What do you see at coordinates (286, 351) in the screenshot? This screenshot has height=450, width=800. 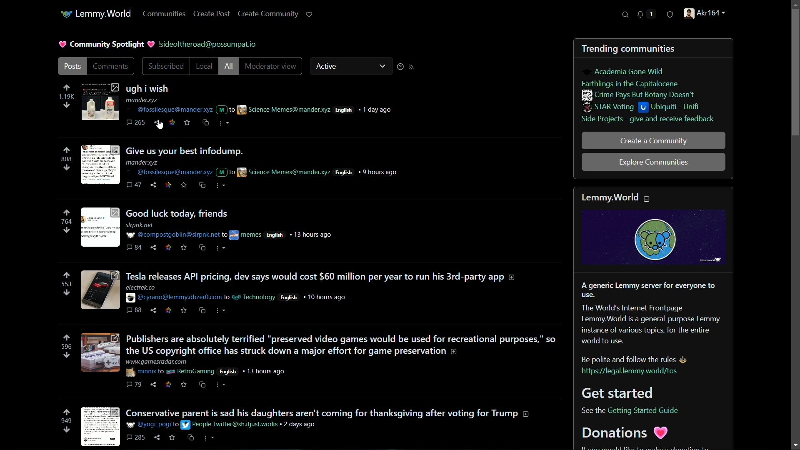 I see `the US copyright office has struck down a major effort for game preservation` at bounding box center [286, 351].